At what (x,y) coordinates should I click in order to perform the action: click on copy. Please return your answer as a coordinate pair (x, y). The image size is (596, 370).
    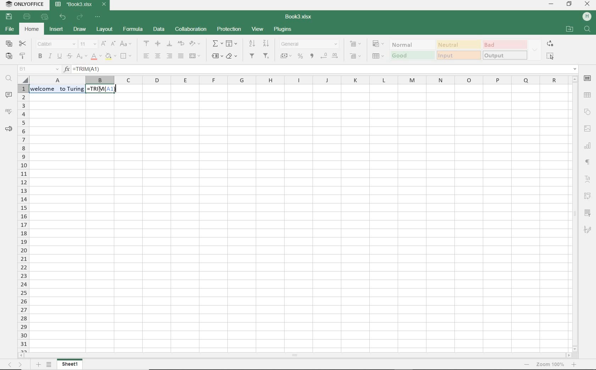
    Looking at the image, I should click on (9, 44).